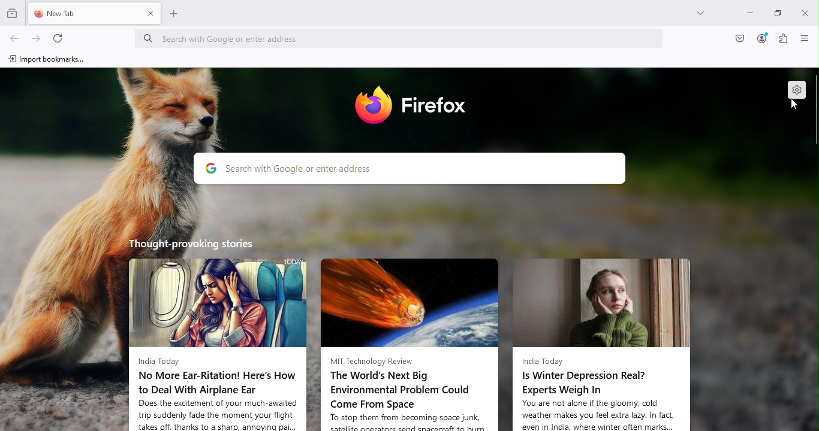 This screenshot has width=819, height=431. Describe the element at coordinates (814, 248) in the screenshot. I see `Scroll bar` at that location.